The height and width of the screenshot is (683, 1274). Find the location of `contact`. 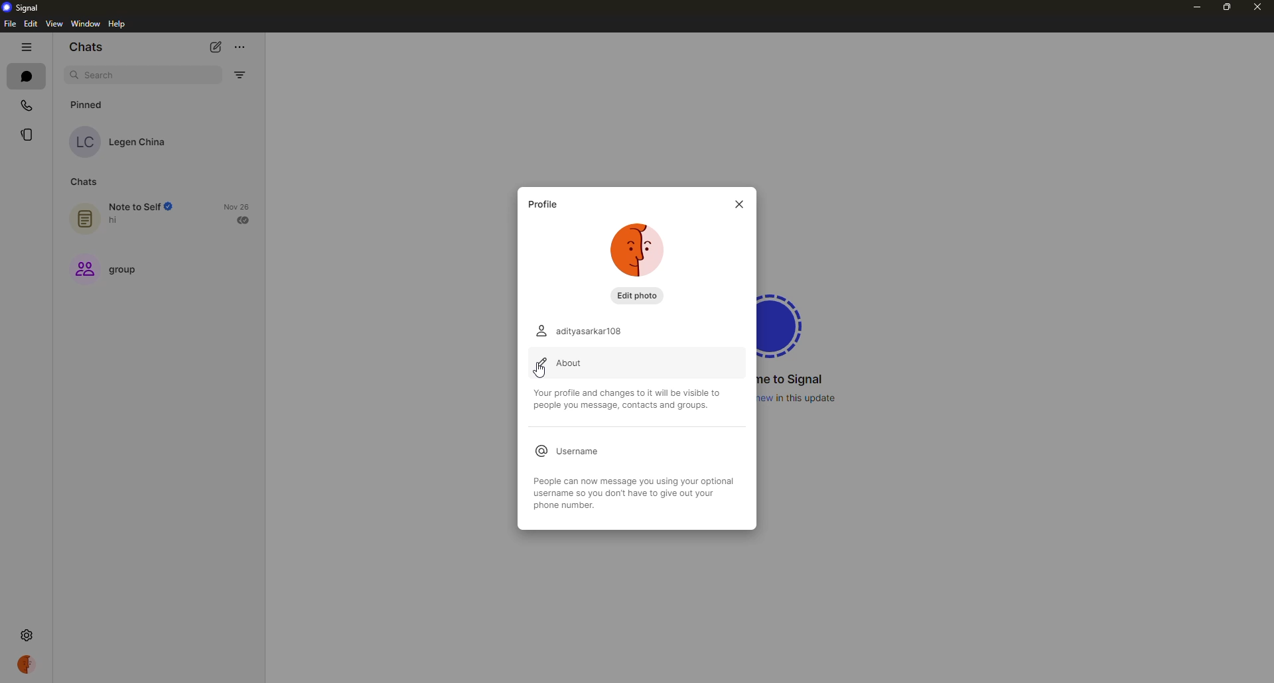

contact is located at coordinates (121, 141).